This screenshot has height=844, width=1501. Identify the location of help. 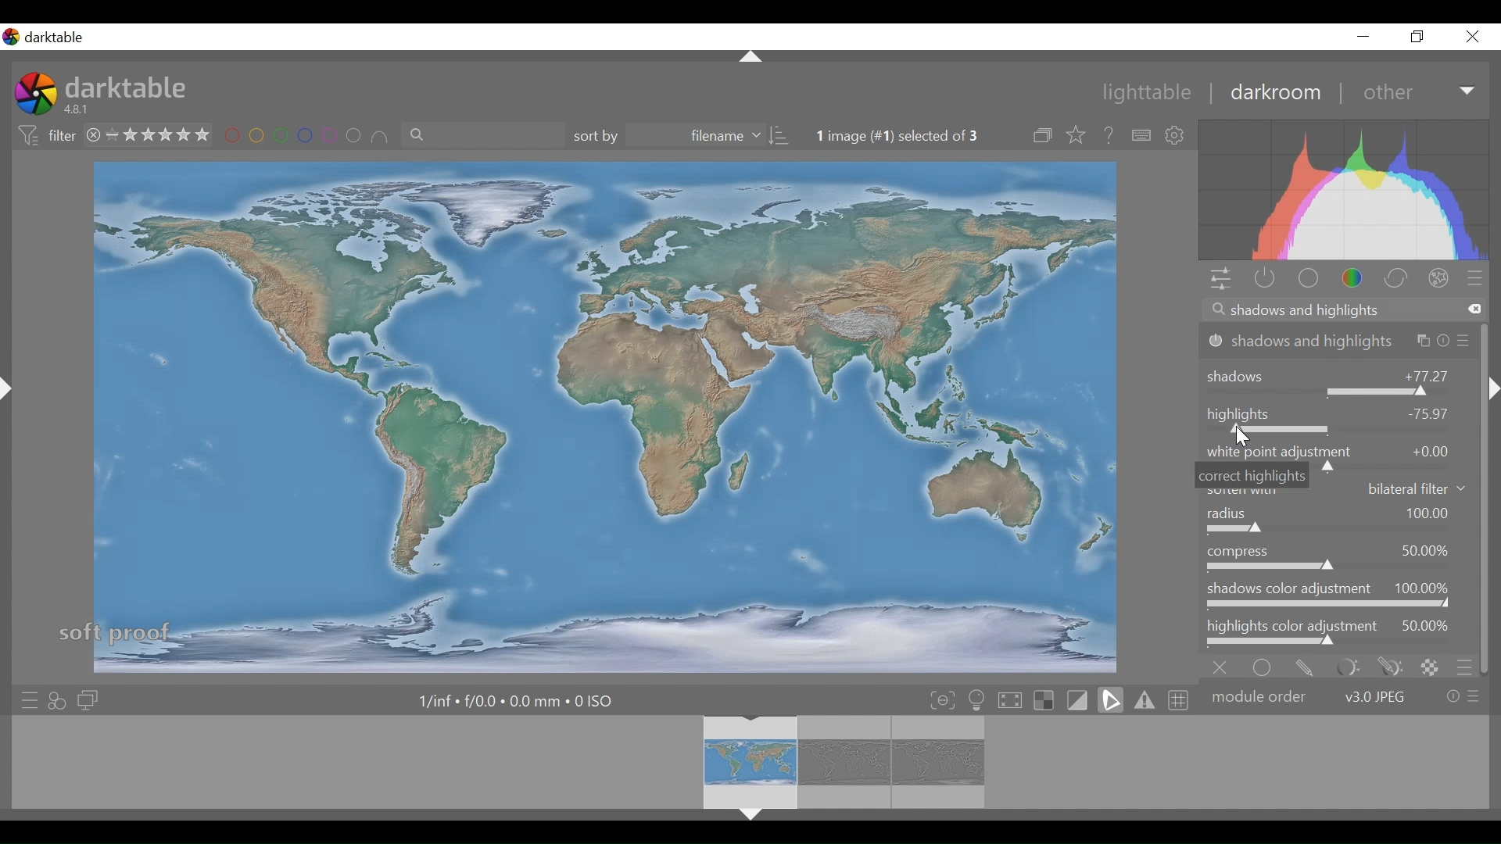
(1109, 135).